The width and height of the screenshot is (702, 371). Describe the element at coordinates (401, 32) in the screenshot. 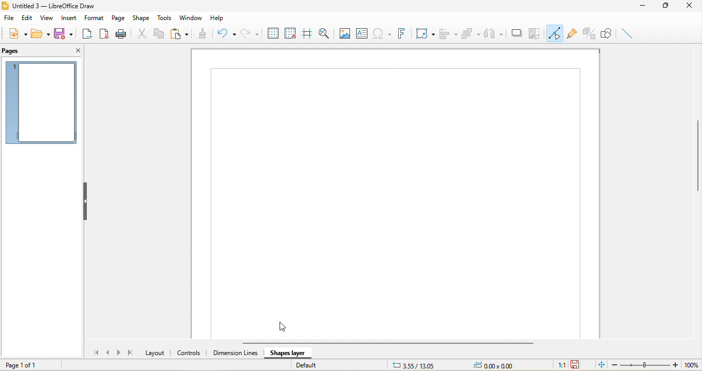

I see `font work text` at that location.